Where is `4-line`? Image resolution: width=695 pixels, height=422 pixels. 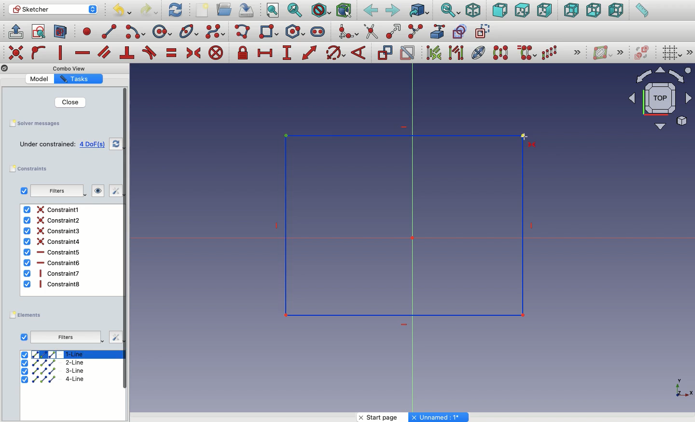 4-line is located at coordinates (53, 379).